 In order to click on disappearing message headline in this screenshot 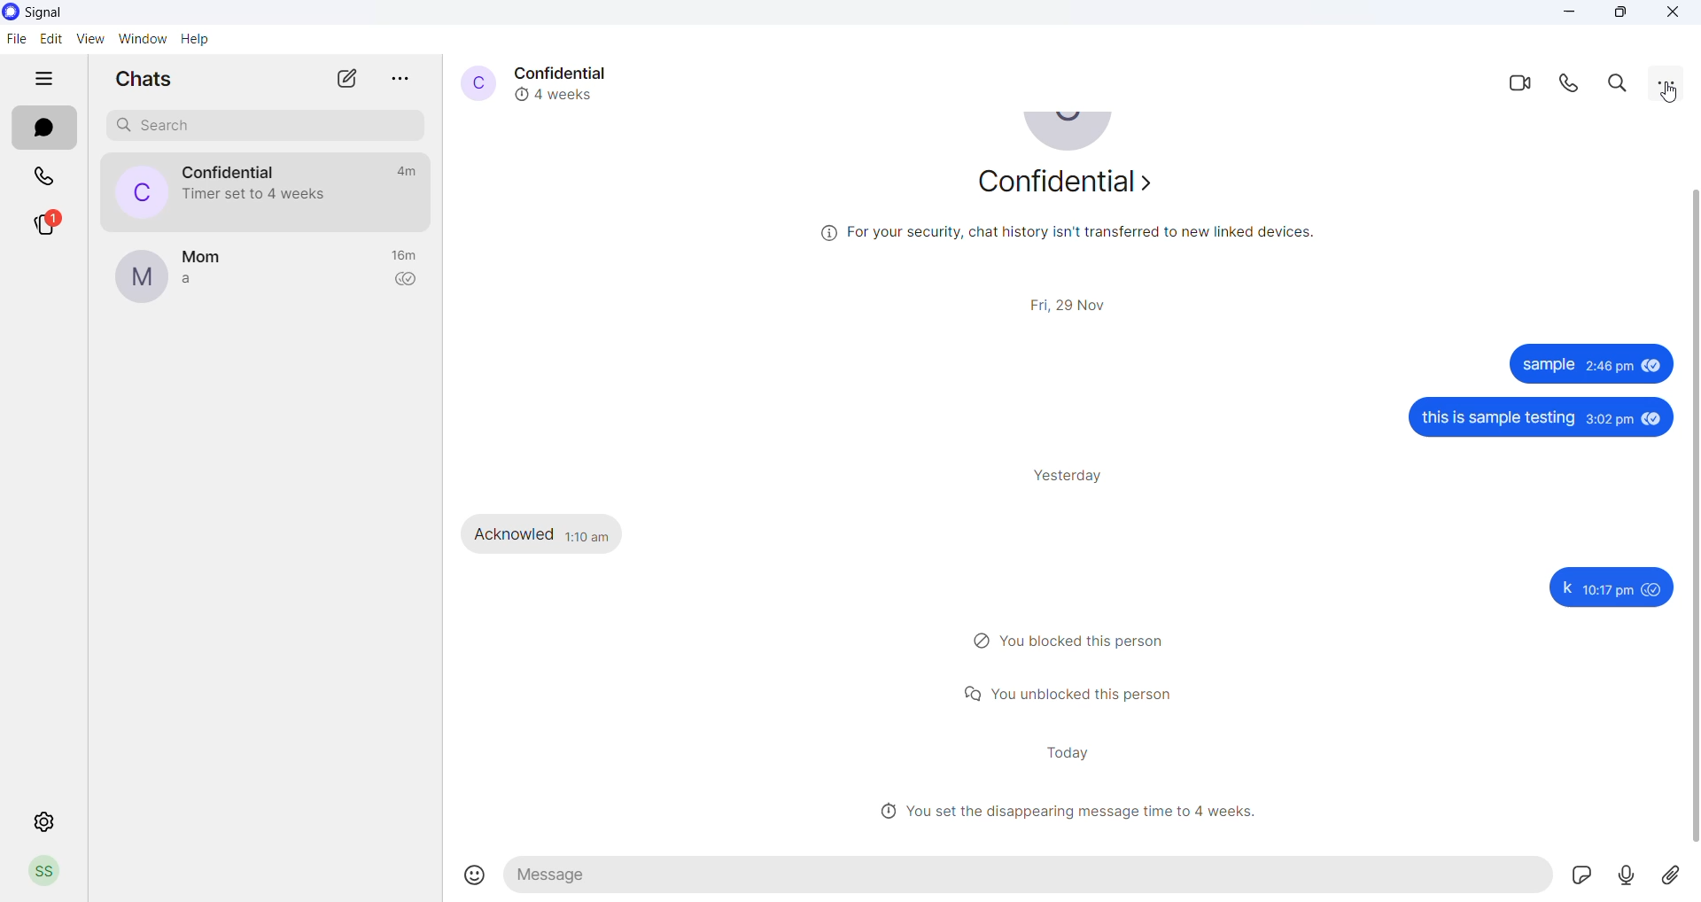, I will do `click(1075, 811)`.